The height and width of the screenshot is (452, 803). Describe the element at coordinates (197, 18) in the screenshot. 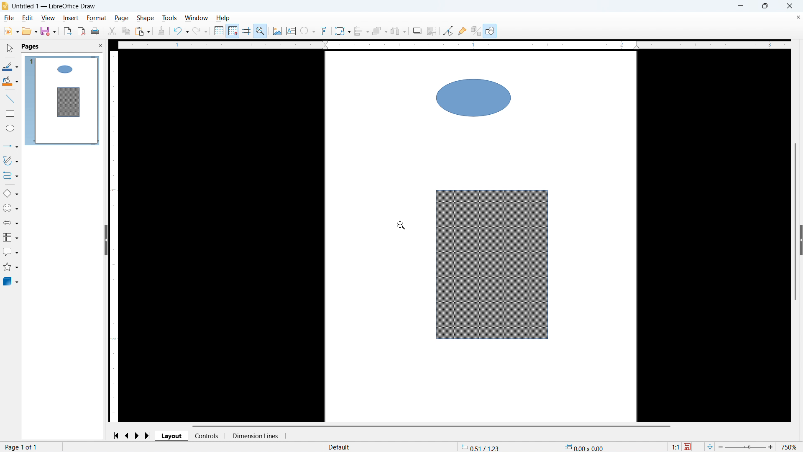

I see `Window ` at that location.